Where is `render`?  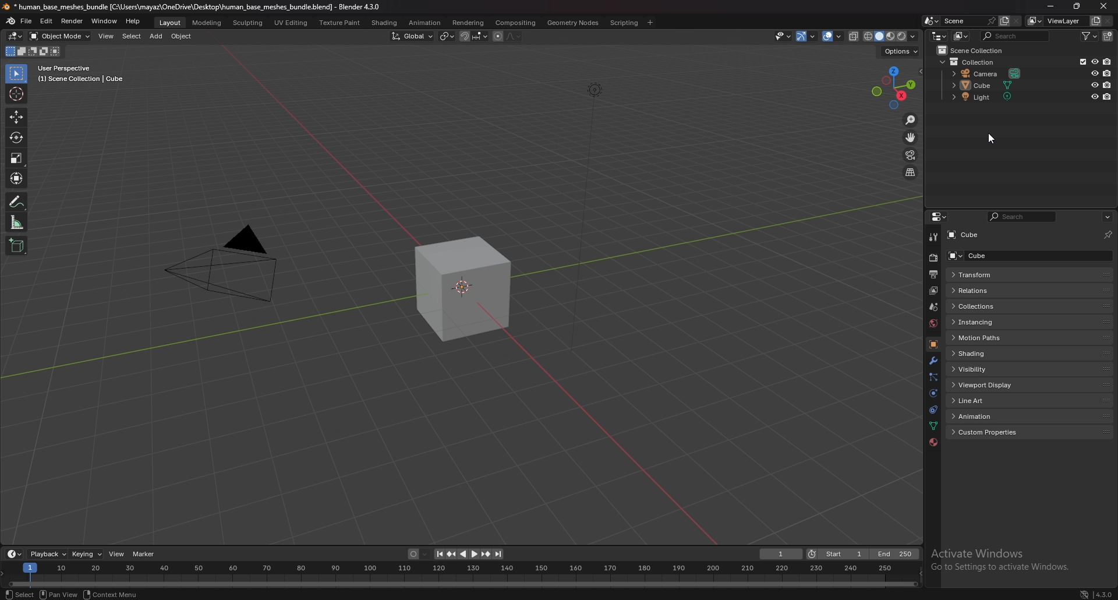
render is located at coordinates (73, 21).